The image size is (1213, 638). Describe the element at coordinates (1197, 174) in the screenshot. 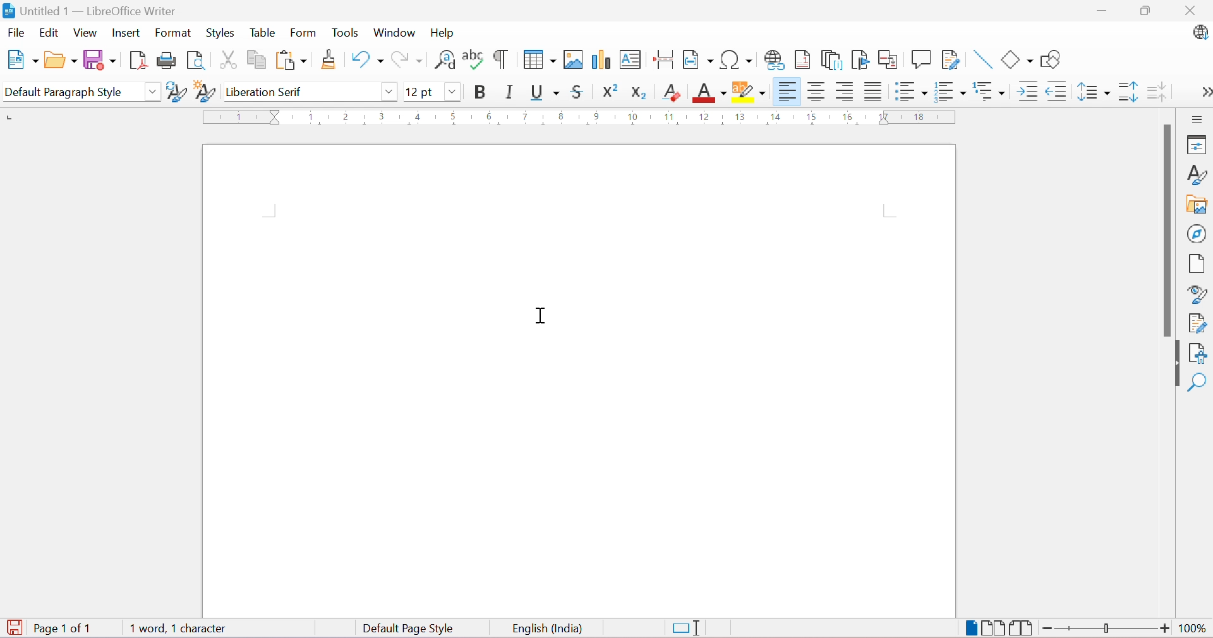

I see `Styles` at that location.